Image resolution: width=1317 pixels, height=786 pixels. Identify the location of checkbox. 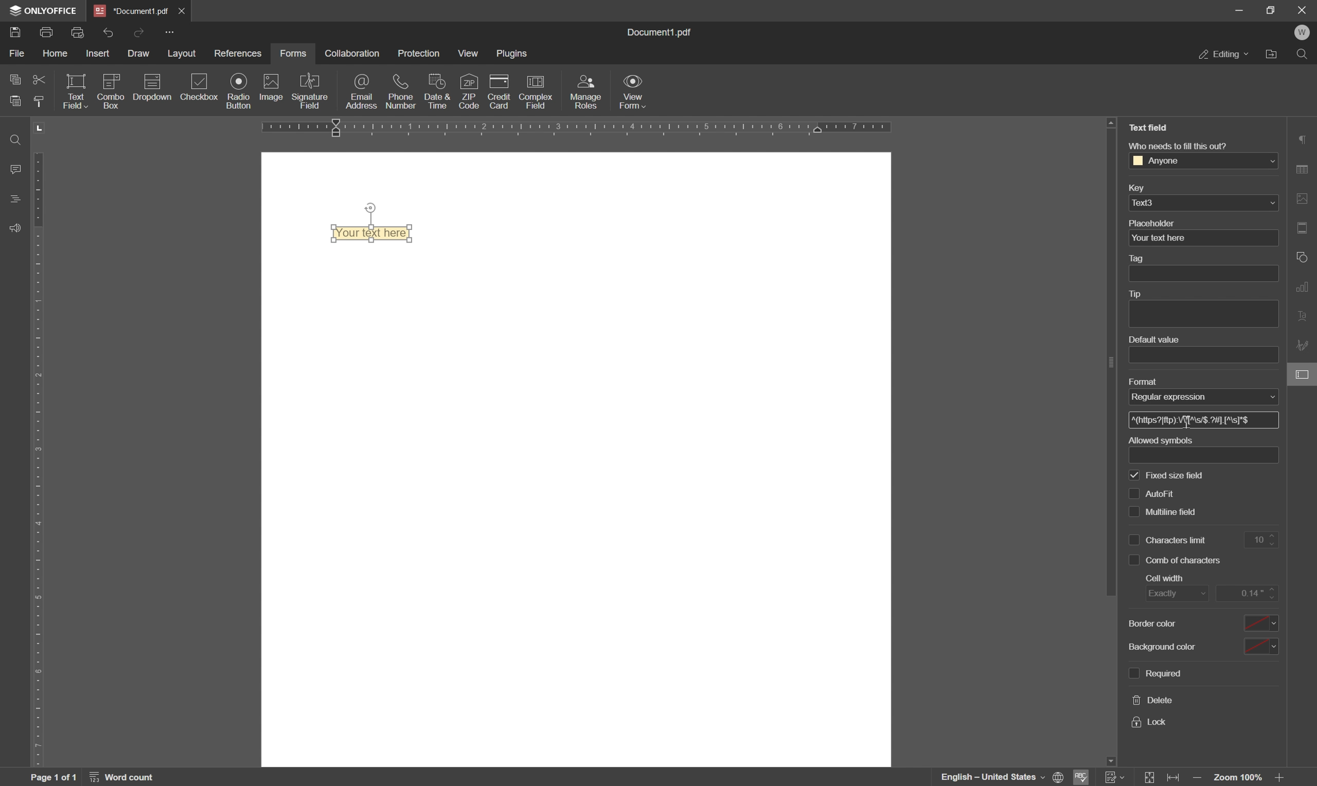
(1133, 514).